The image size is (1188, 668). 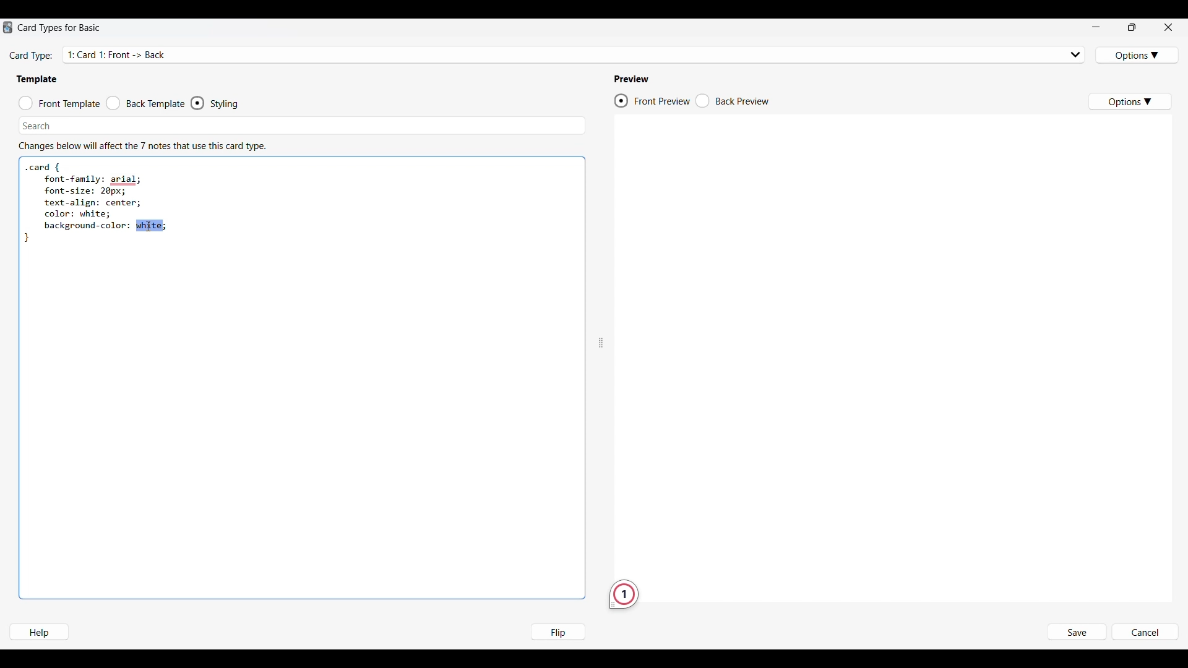 I want to click on Preview options, so click(x=1129, y=101).